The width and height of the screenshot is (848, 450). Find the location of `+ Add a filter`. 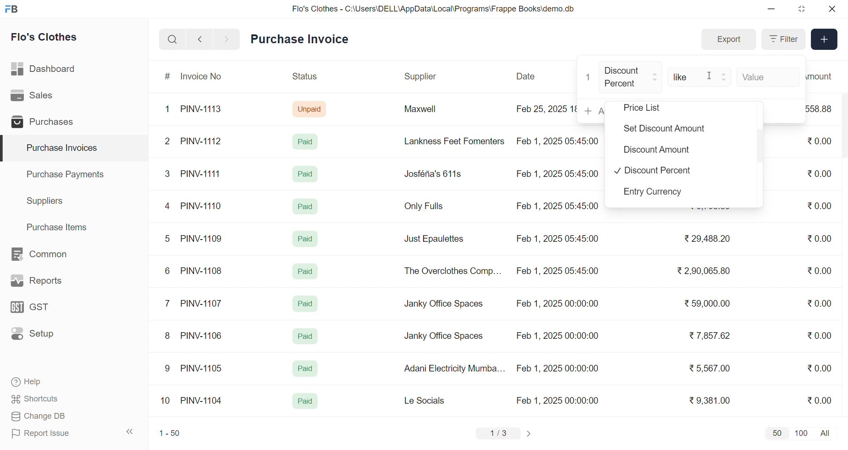

+ Add a filter is located at coordinates (591, 111).